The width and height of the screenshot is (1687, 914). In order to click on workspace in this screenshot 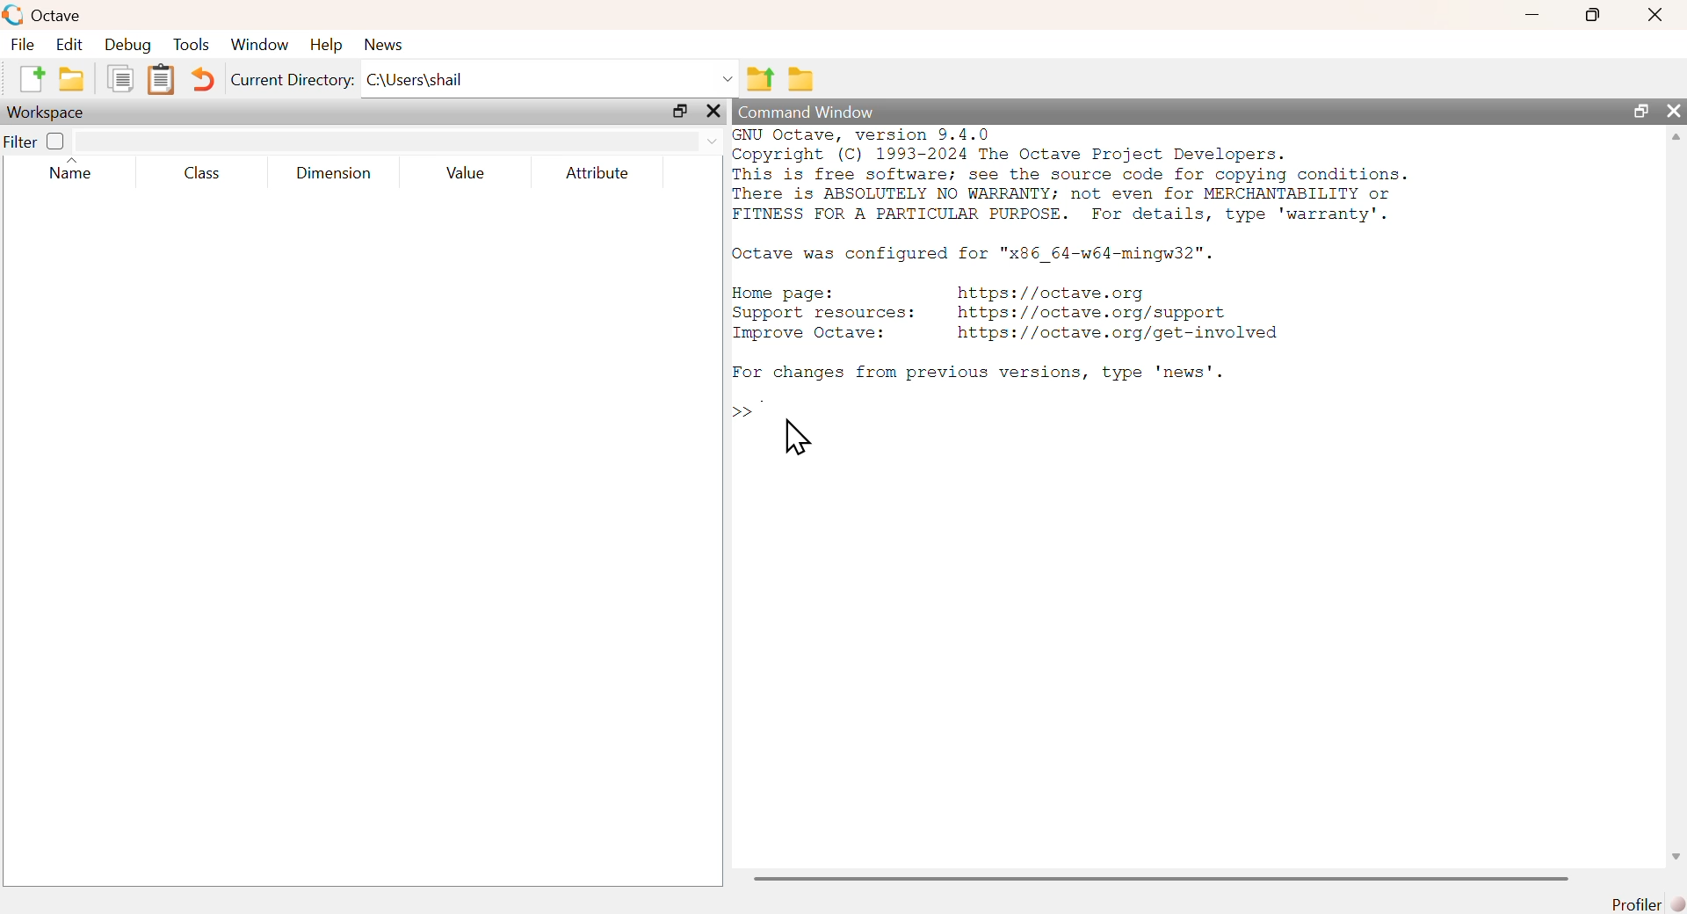, I will do `click(54, 112)`.